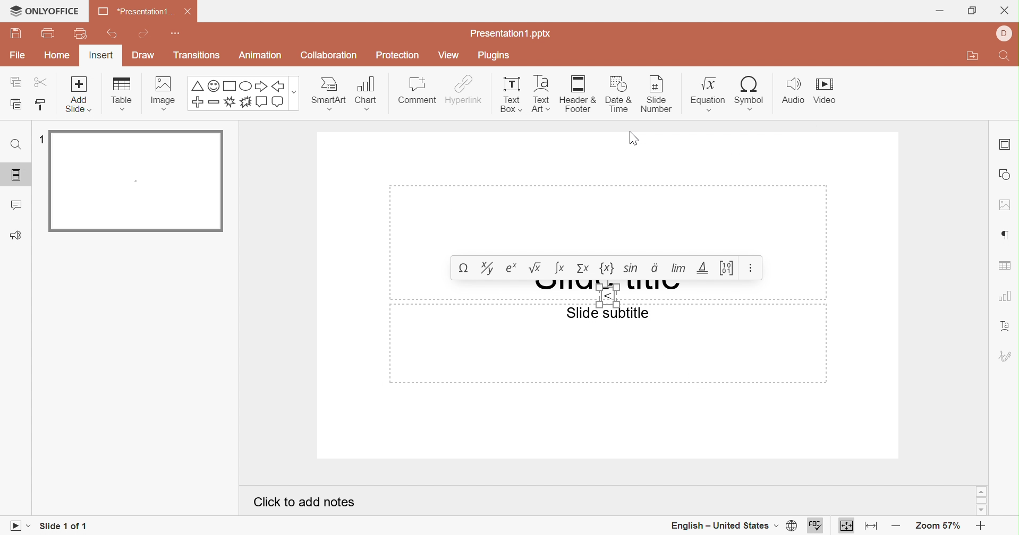  I want to click on Find, so click(1007, 57).